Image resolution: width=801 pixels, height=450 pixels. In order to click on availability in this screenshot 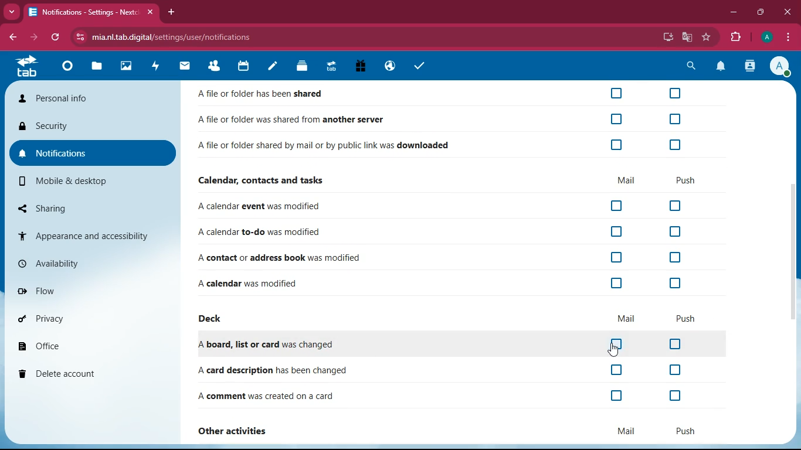, I will do `click(91, 262)`.